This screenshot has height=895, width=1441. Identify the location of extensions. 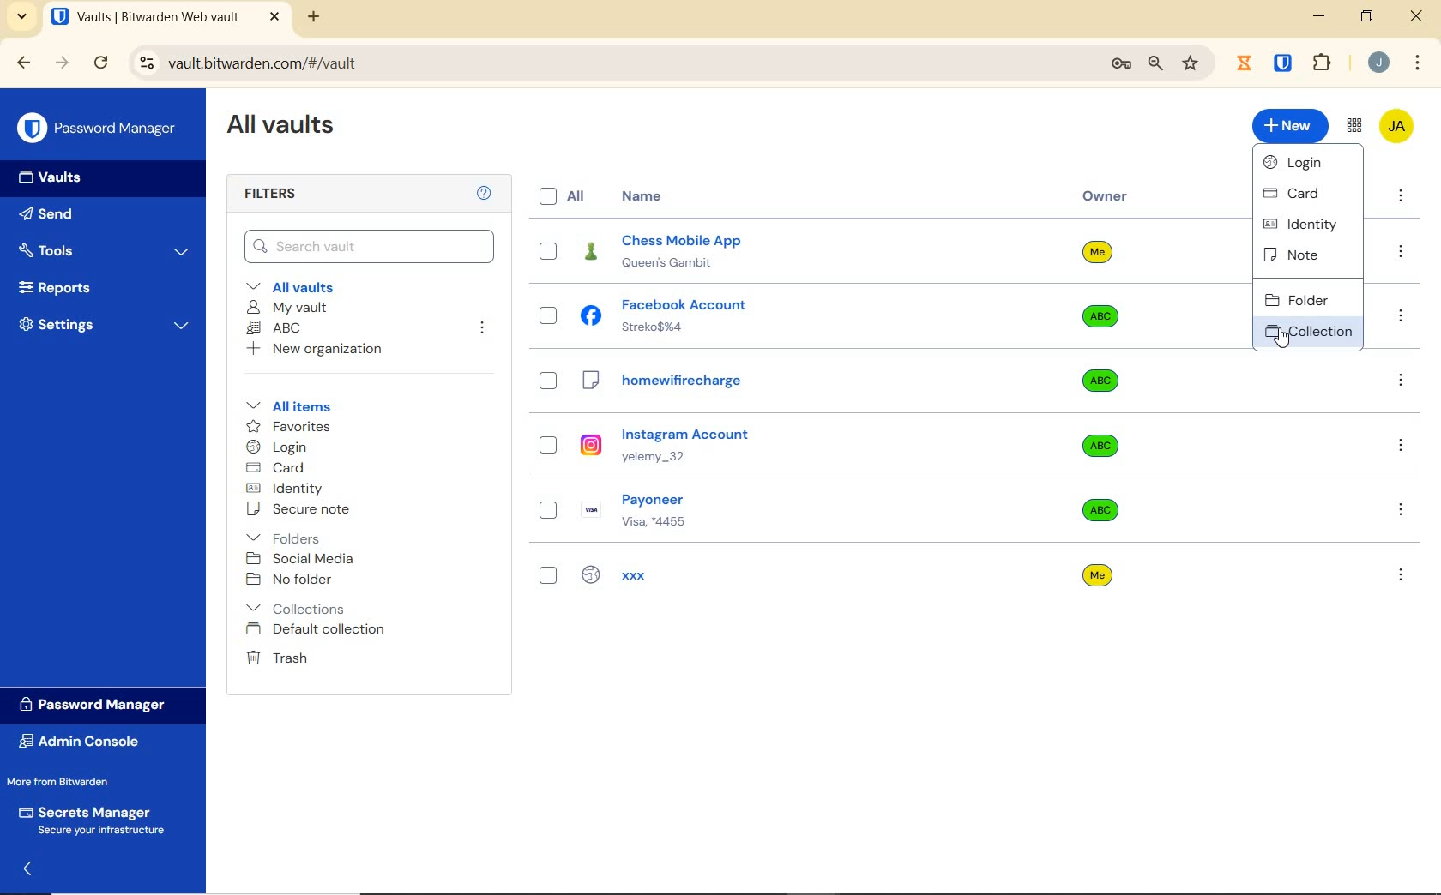
(1323, 63).